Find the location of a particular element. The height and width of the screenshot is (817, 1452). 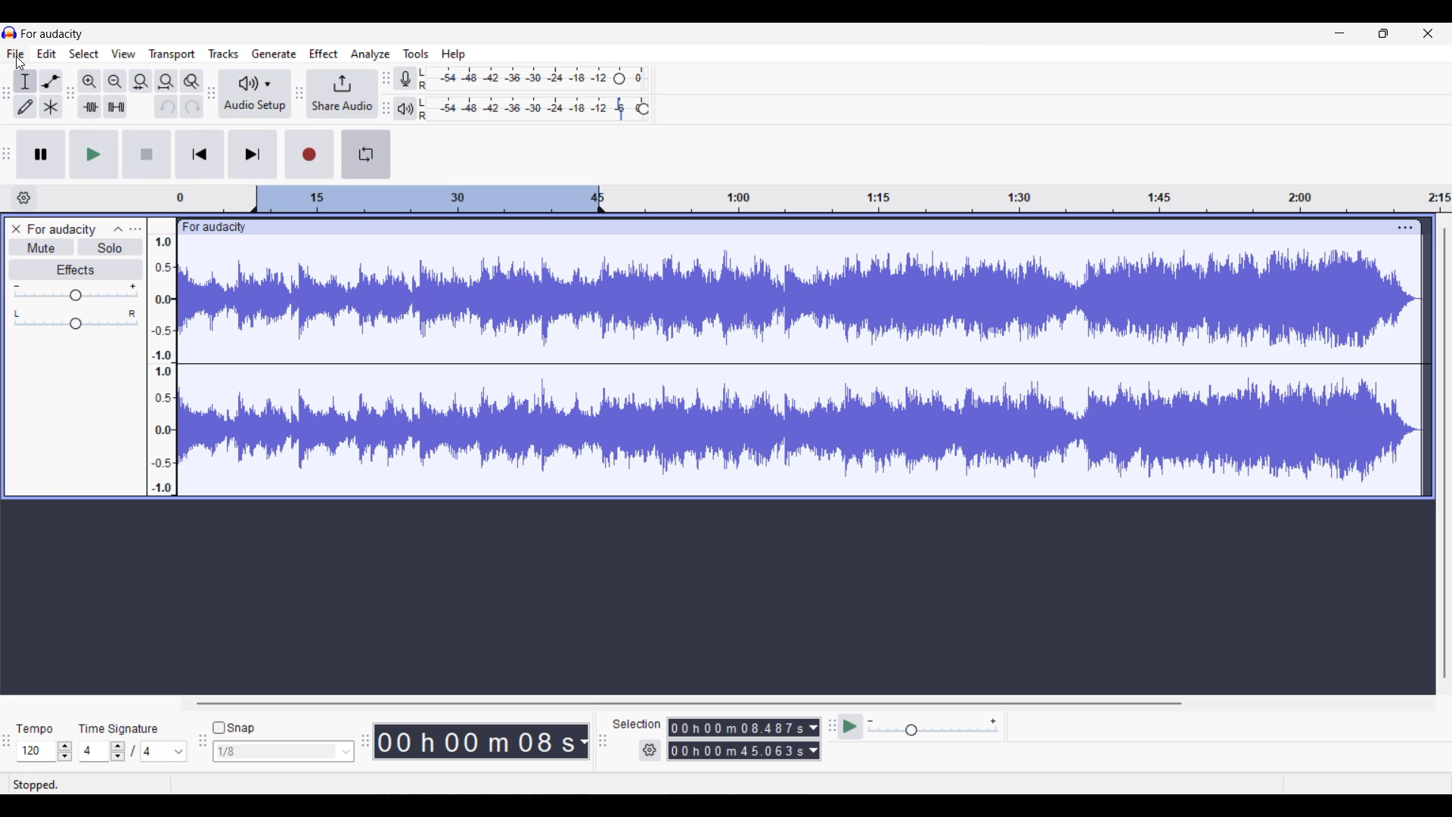

Effect menu is located at coordinates (323, 53).